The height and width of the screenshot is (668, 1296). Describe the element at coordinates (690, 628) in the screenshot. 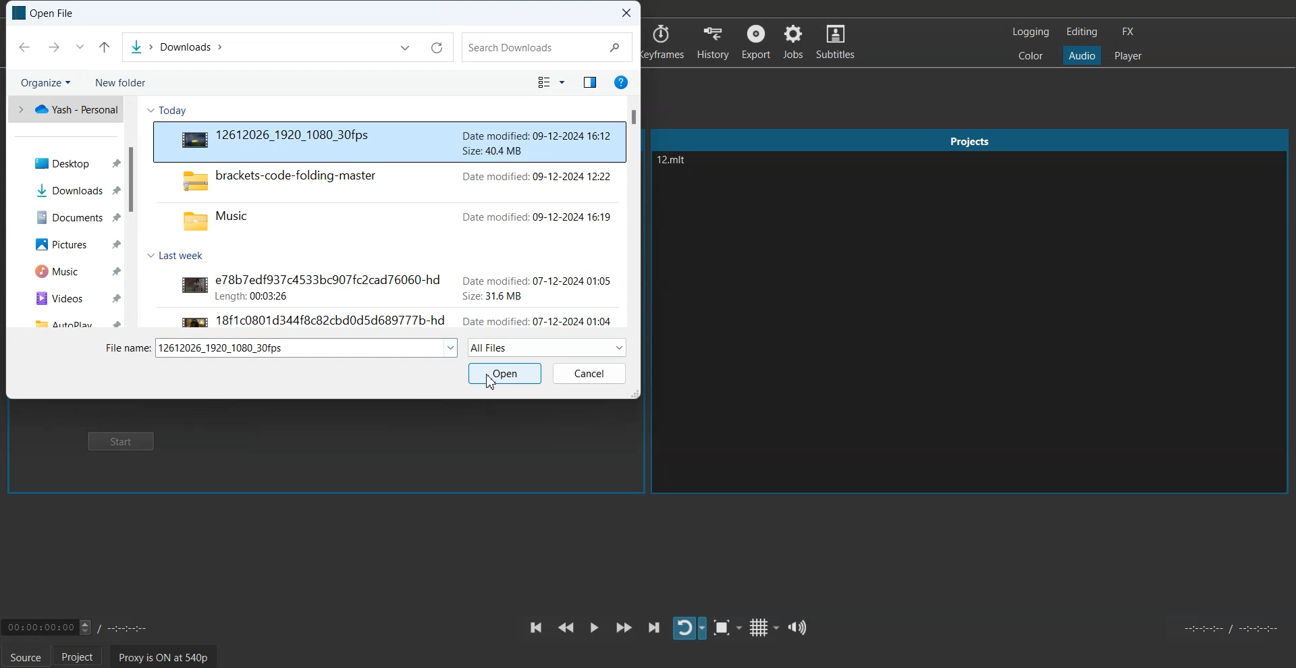

I see `Toggle player looping` at that location.